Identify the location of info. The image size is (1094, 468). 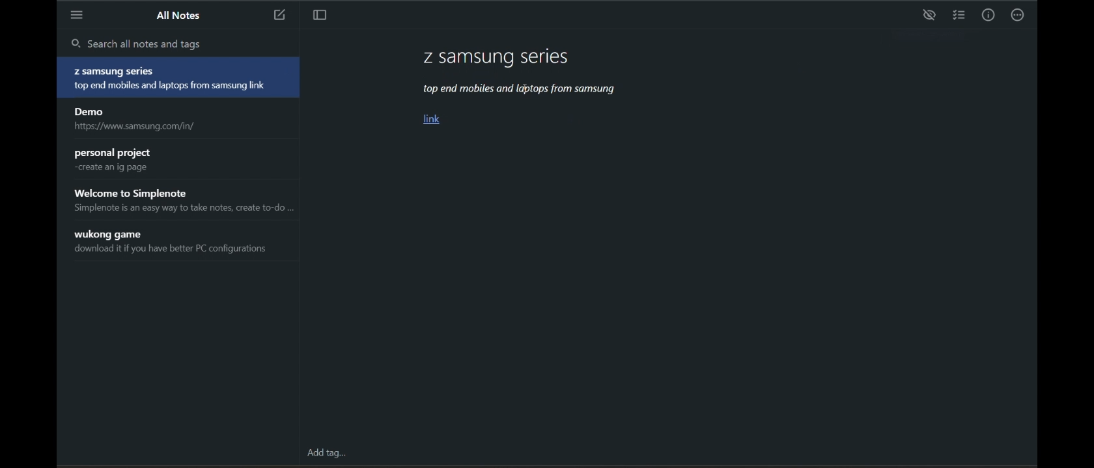
(988, 15).